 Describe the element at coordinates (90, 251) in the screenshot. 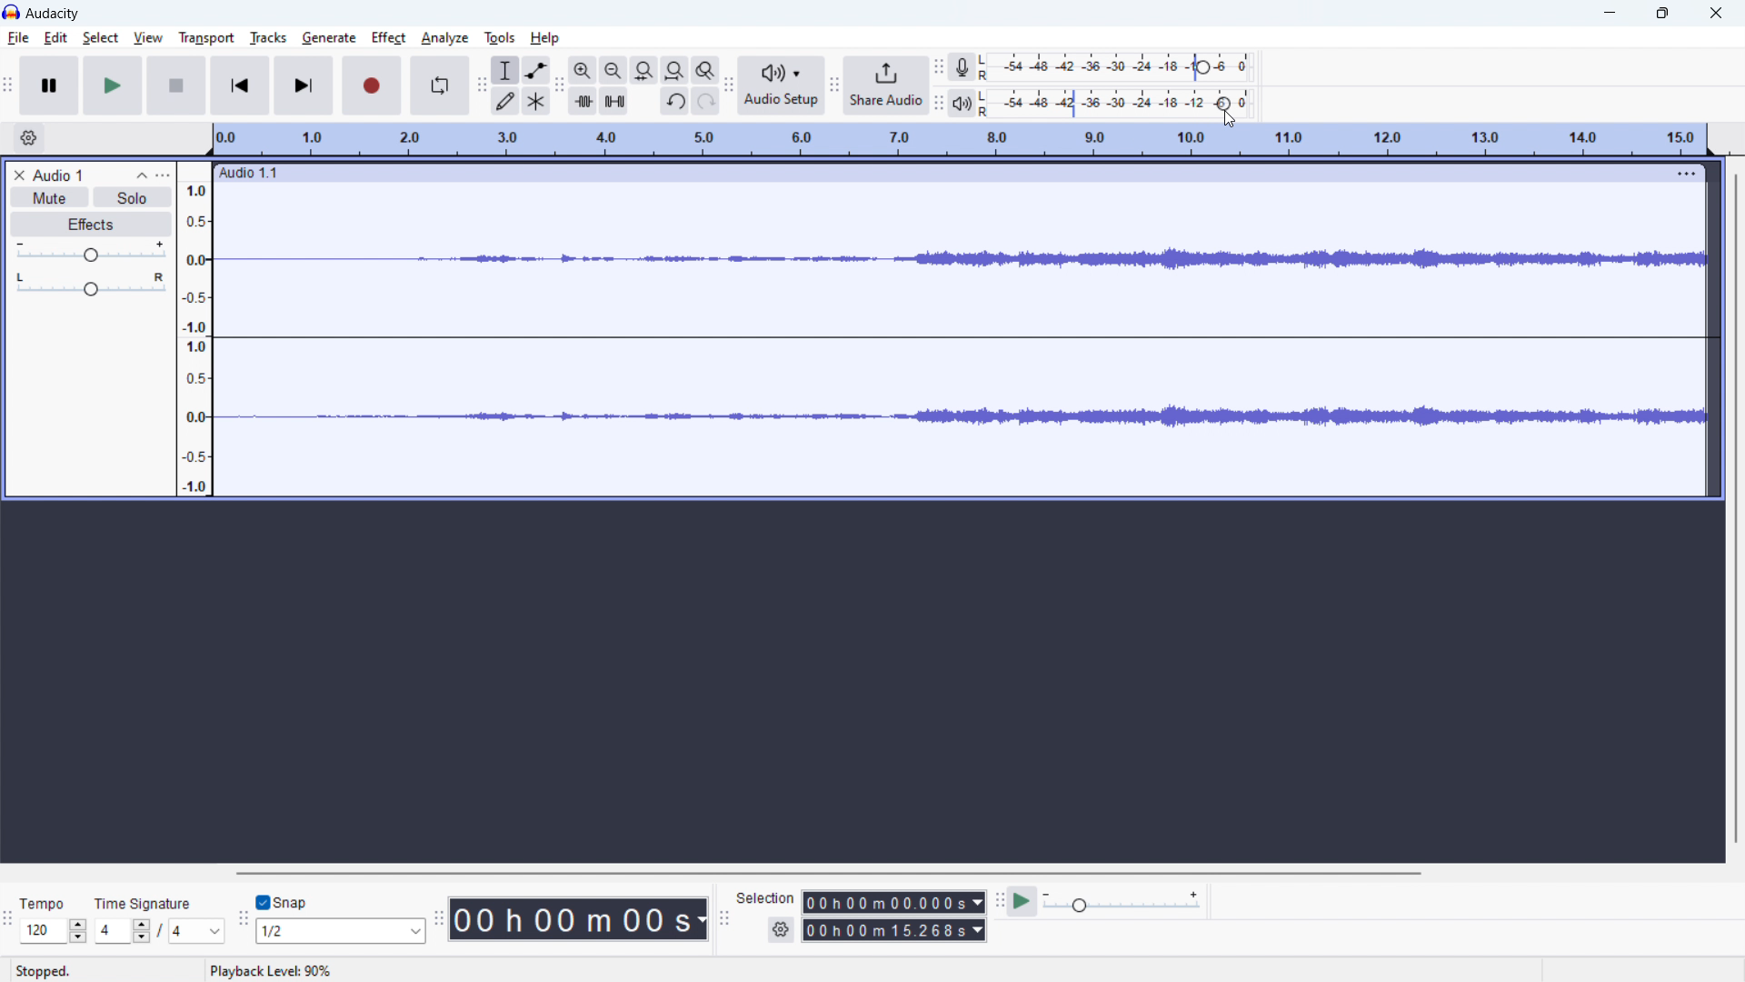

I see `volume` at that location.